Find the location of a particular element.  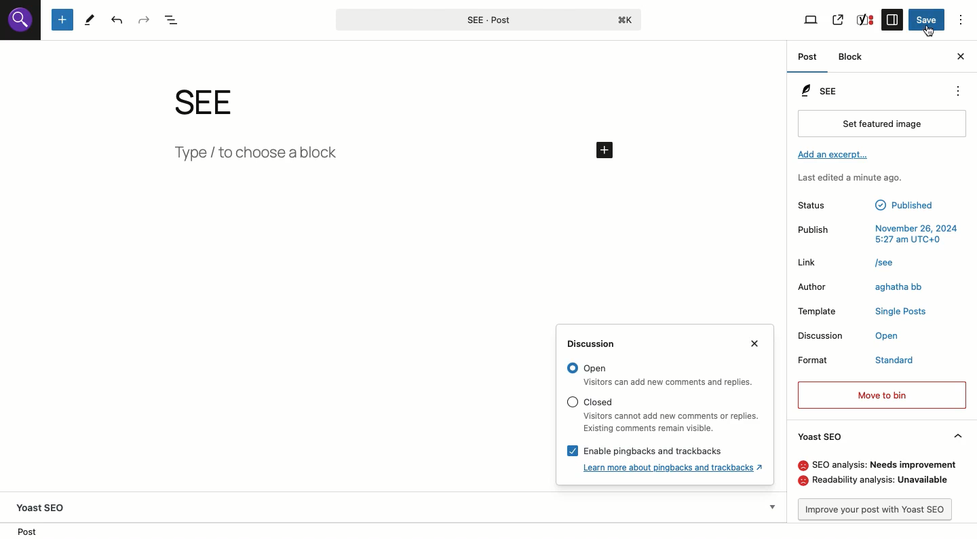

Tools is located at coordinates (90, 20).